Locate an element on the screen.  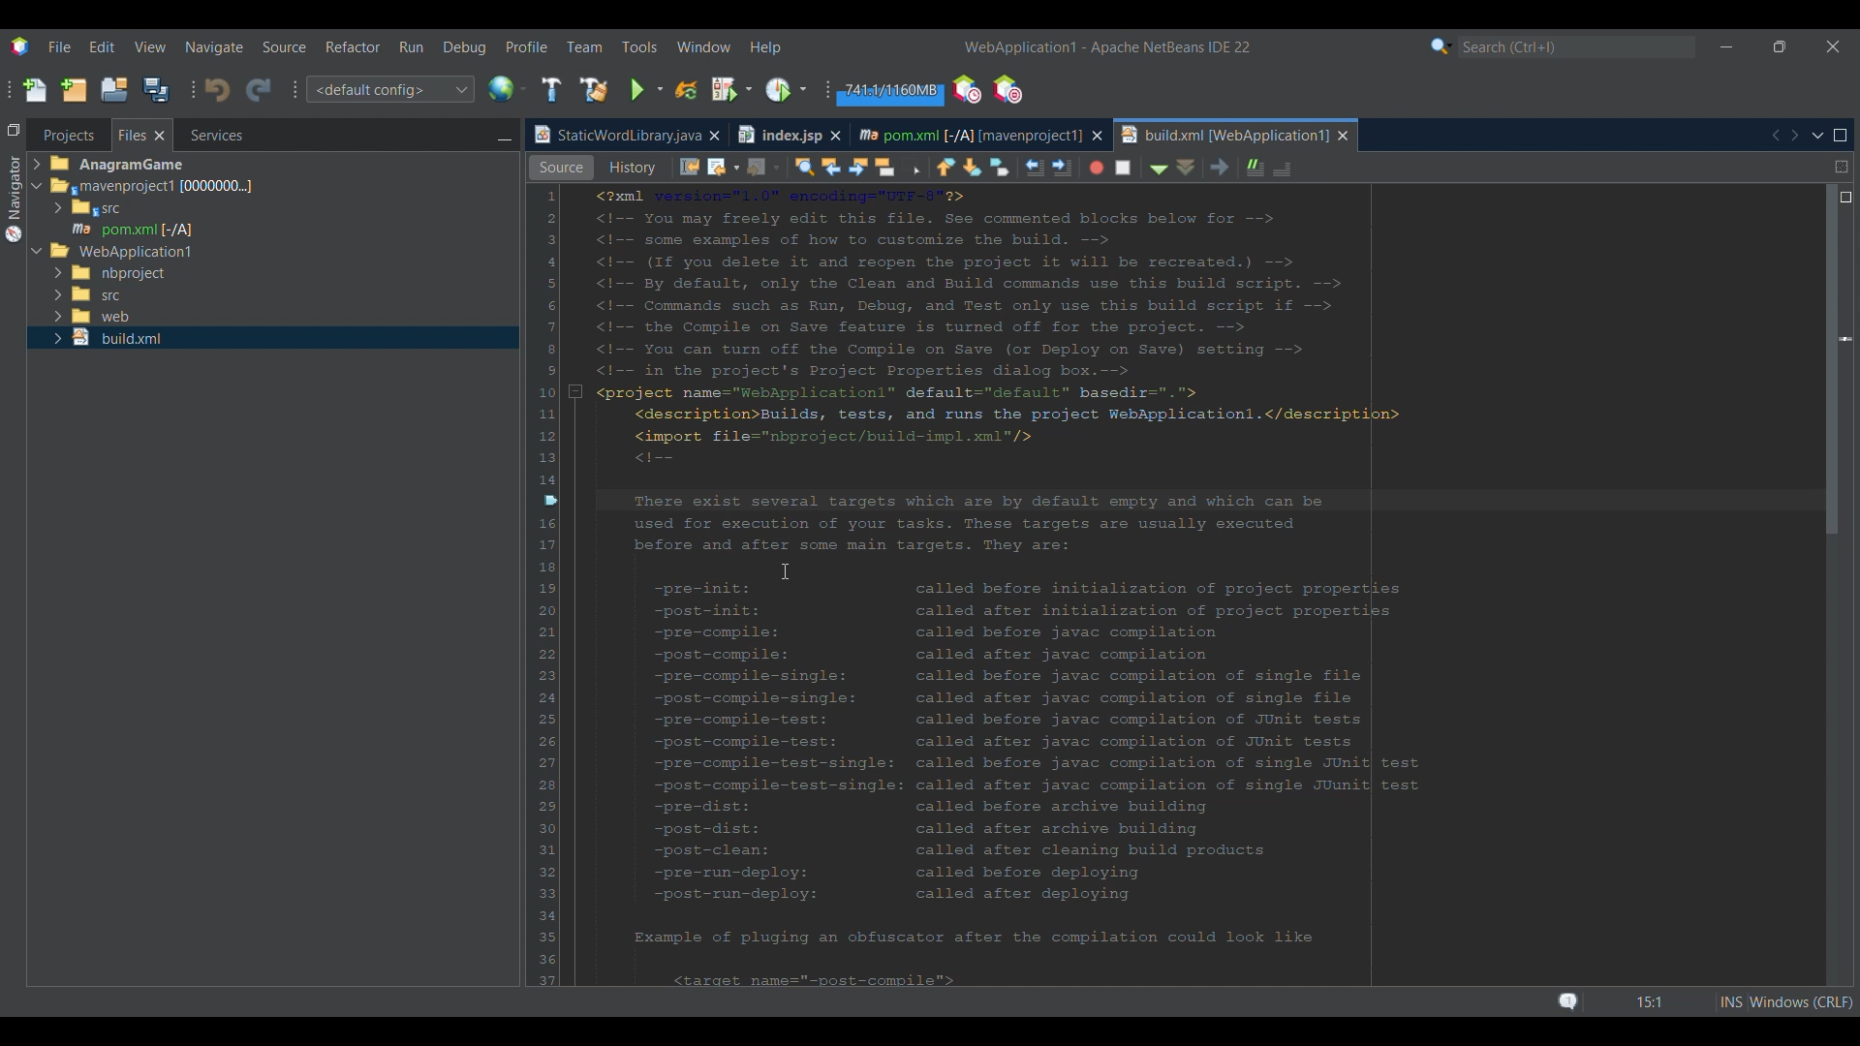
Last edit is located at coordinates (864, 166).